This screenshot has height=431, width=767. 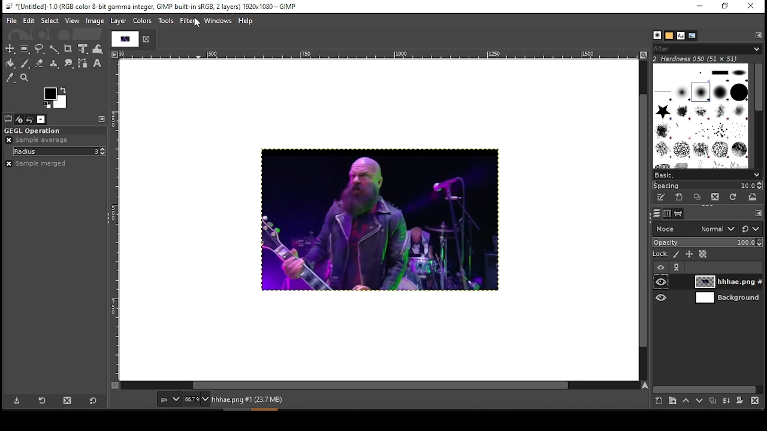 I want to click on minimize, so click(x=700, y=7).